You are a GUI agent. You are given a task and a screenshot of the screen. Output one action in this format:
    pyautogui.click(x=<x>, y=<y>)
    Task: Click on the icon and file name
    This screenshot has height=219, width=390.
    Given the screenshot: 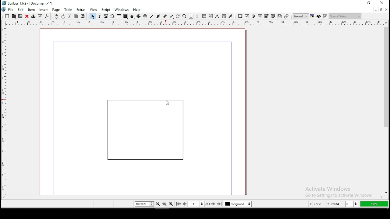 What is the action you would take?
    pyautogui.click(x=28, y=3)
    